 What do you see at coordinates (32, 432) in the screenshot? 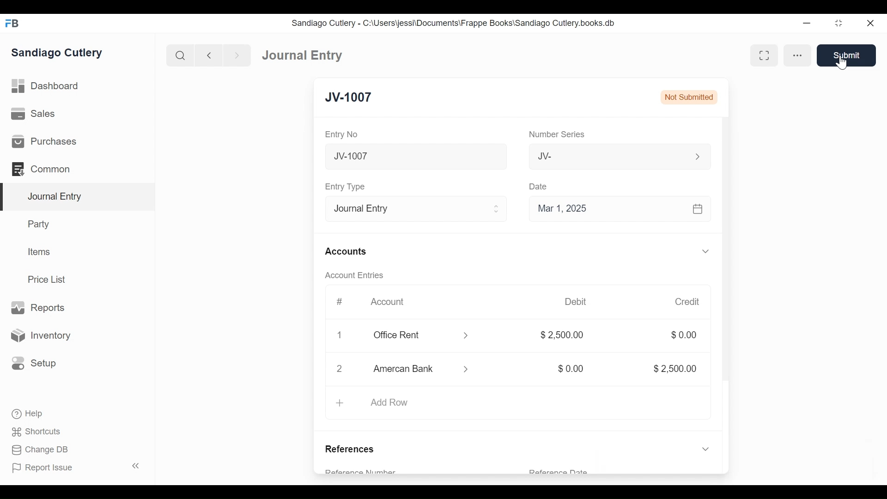
I see `Shortcuts` at bounding box center [32, 432].